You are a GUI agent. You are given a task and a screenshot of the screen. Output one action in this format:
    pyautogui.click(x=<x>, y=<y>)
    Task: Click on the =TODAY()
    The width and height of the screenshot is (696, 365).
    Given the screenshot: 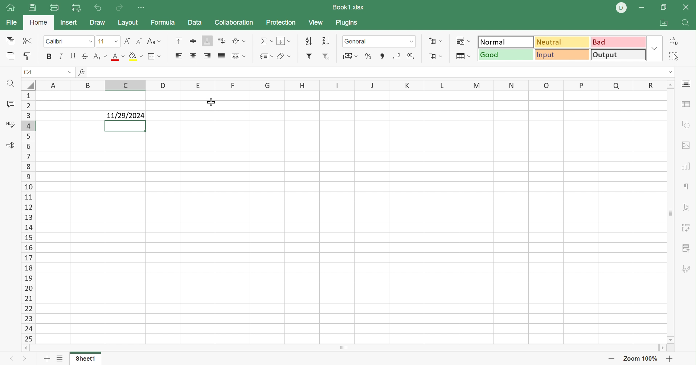 What is the action you would take?
    pyautogui.click(x=105, y=72)
    